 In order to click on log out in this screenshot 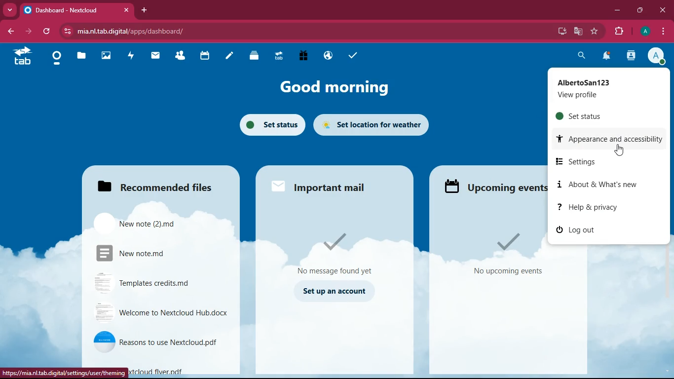, I will do `click(604, 232)`.